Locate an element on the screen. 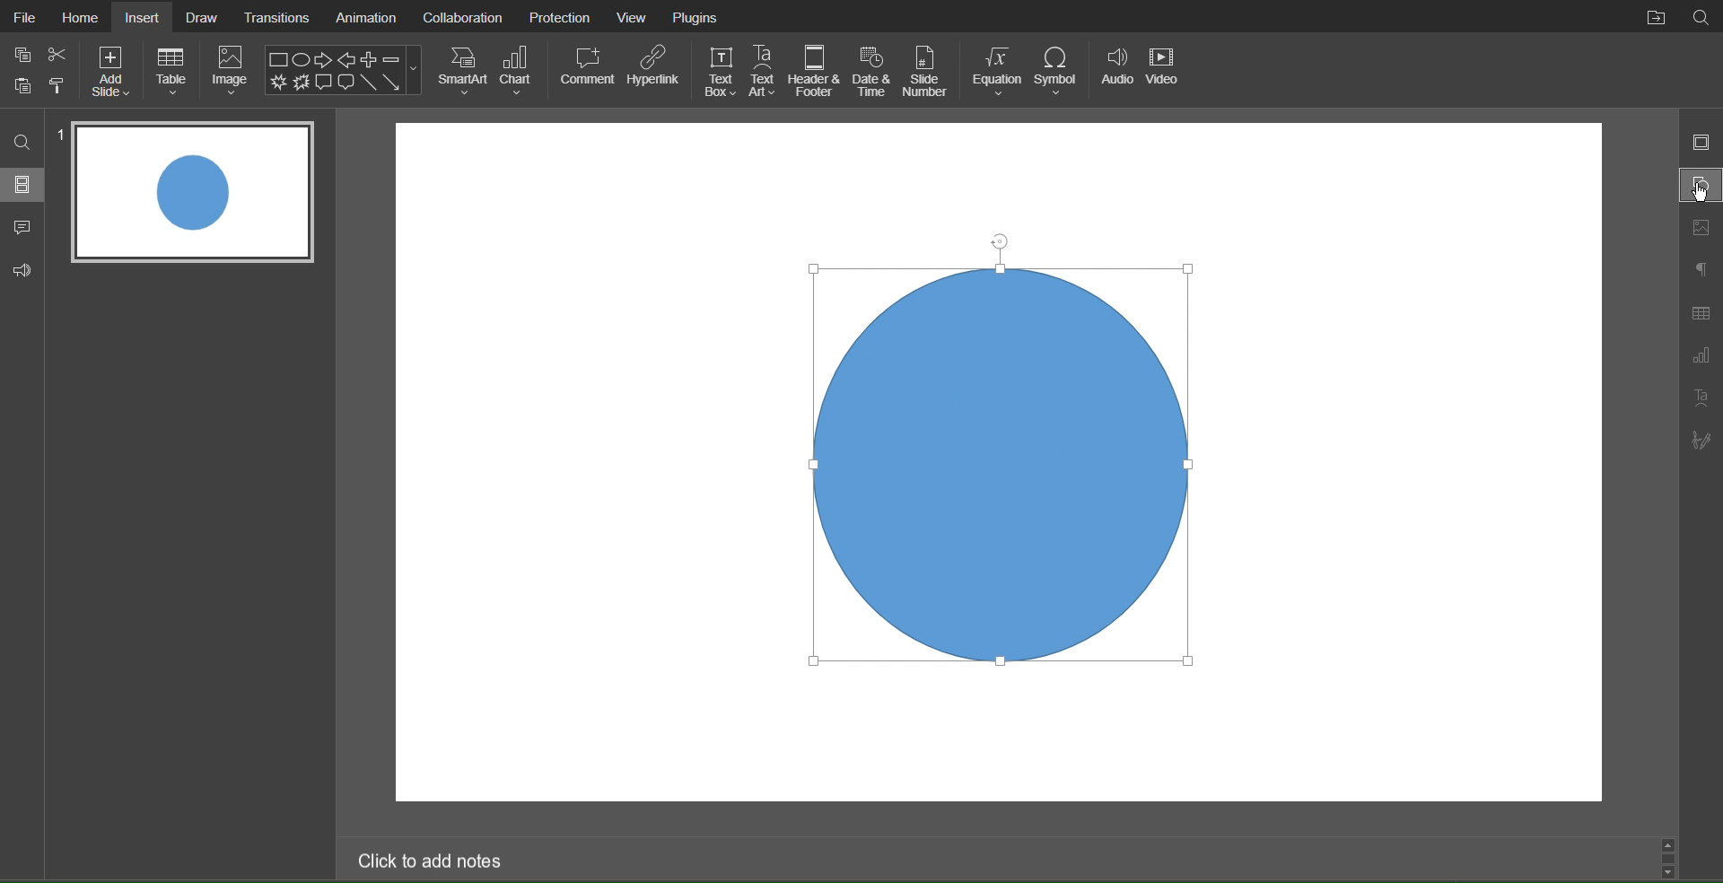 The height and width of the screenshot is (883, 1723). Table is located at coordinates (171, 70).